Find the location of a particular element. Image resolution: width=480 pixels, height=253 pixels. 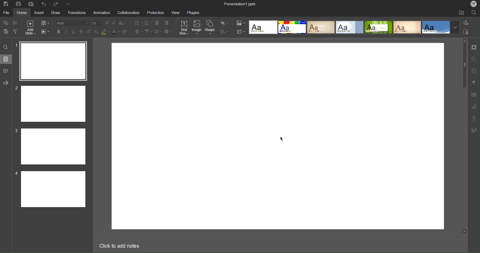

File  is located at coordinates (7, 13).